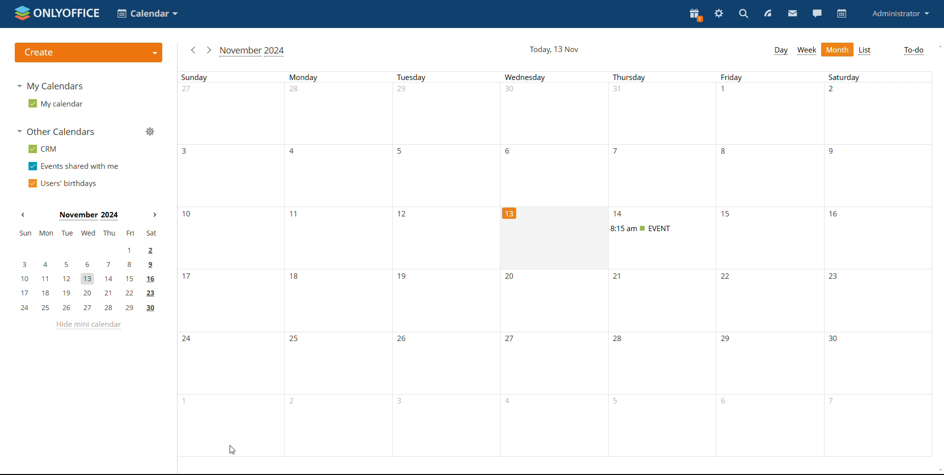 This screenshot has height=475, width=944. What do you see at coordinates (914, 51) in the screenshot?
I see `To-do` at bounding box center [914, 51].